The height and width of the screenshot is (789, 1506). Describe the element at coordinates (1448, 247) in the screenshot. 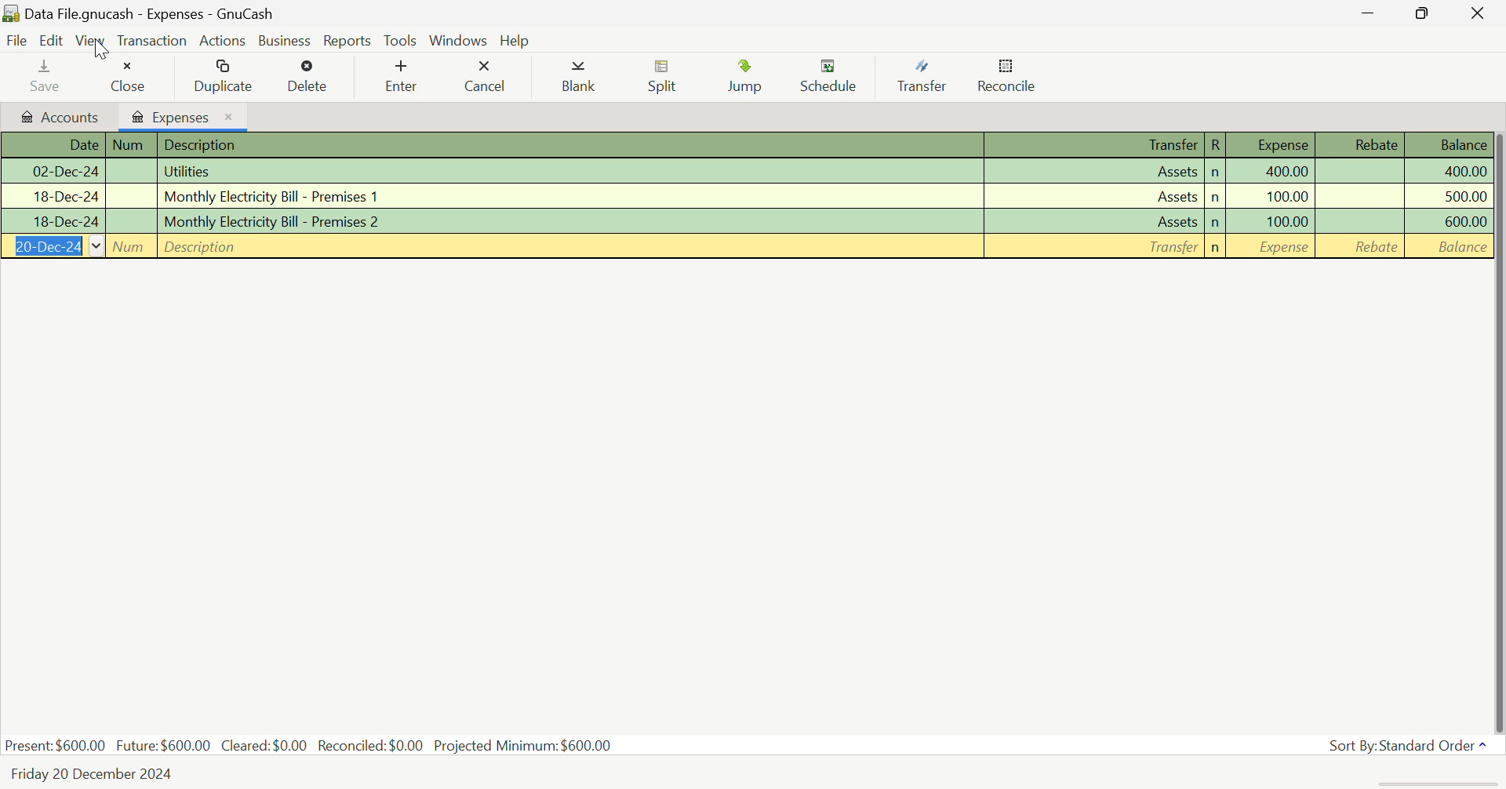

I see `Balance` at that location.